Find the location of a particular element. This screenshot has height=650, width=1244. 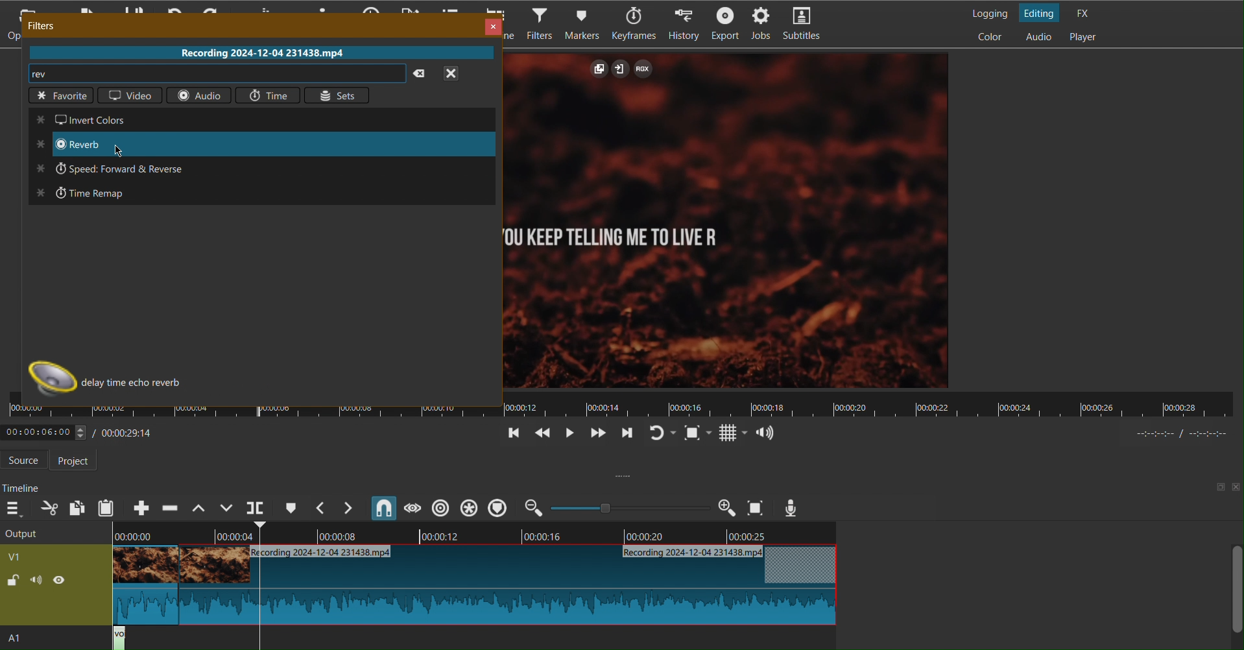

Sets is located at coordinates (337, 93).